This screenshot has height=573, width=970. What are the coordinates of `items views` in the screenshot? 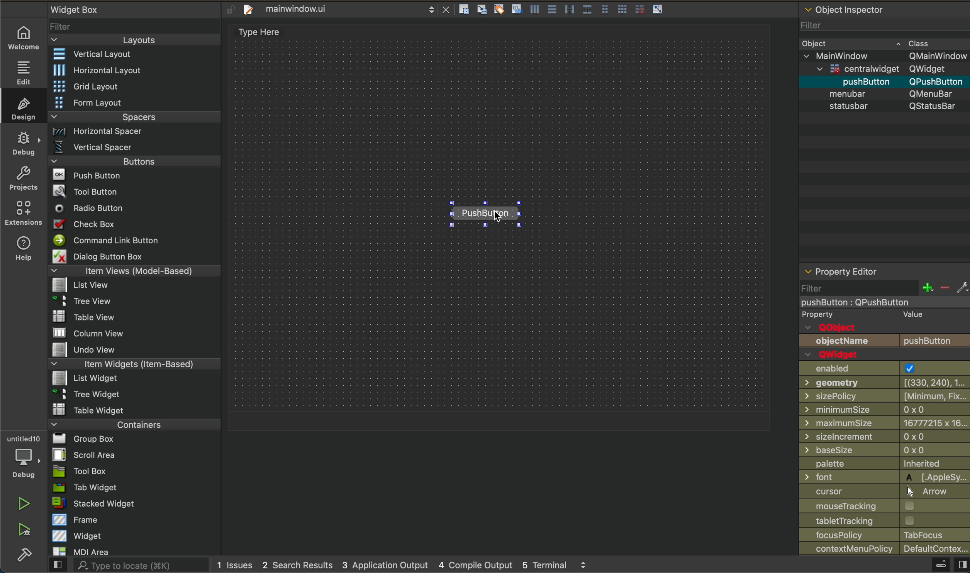 It's located at (135, 272).